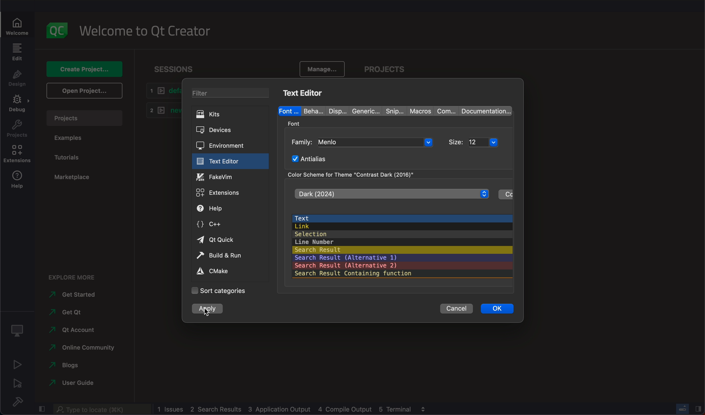  Describe the element at coordinates (19, 182) in the screenshot. I see `help` at that location.